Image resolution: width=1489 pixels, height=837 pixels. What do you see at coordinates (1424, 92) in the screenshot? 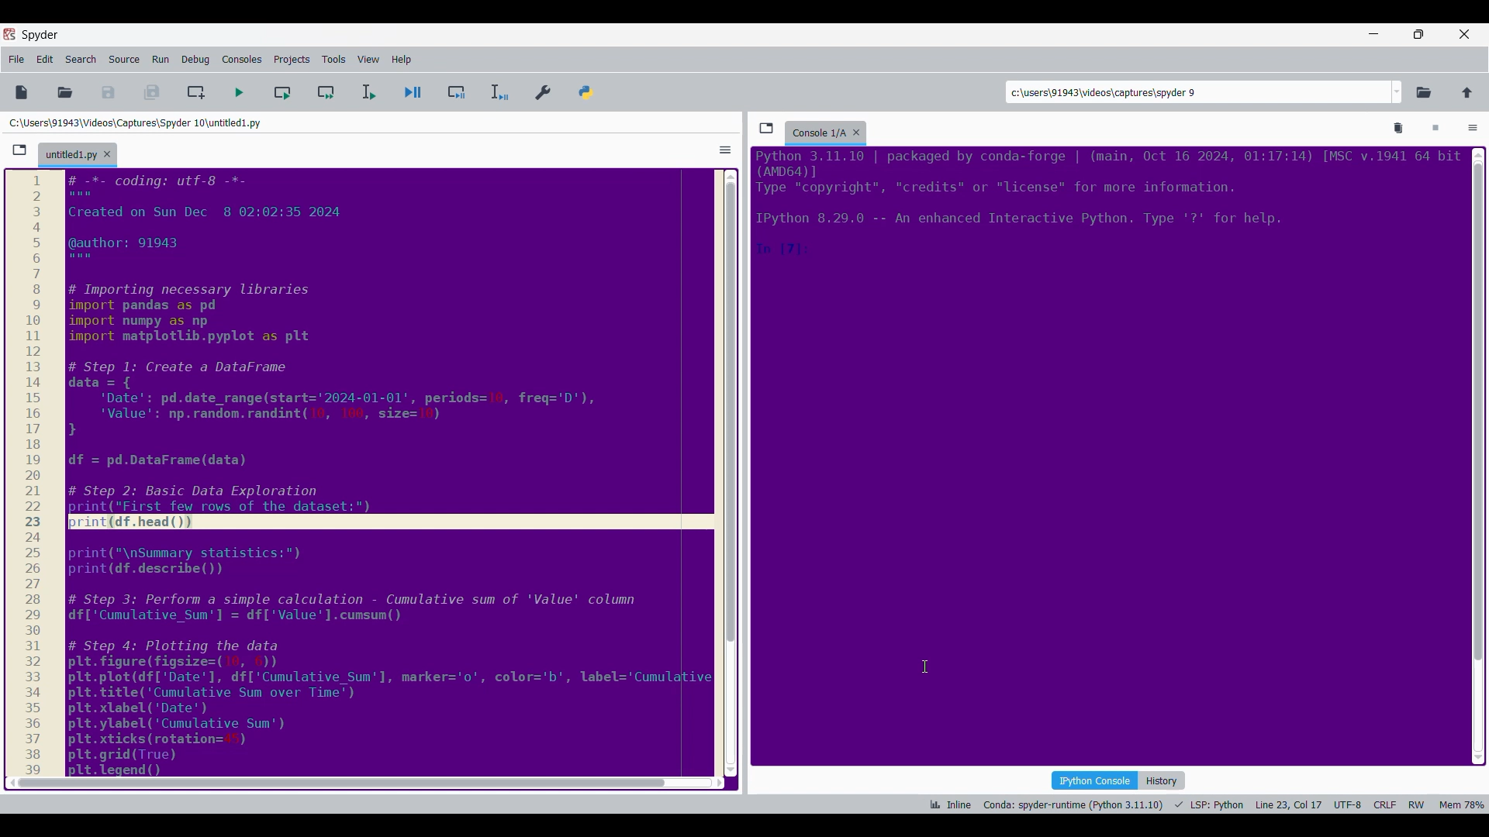
I see `Browse a working directory` at bounding box center [1424, 92].